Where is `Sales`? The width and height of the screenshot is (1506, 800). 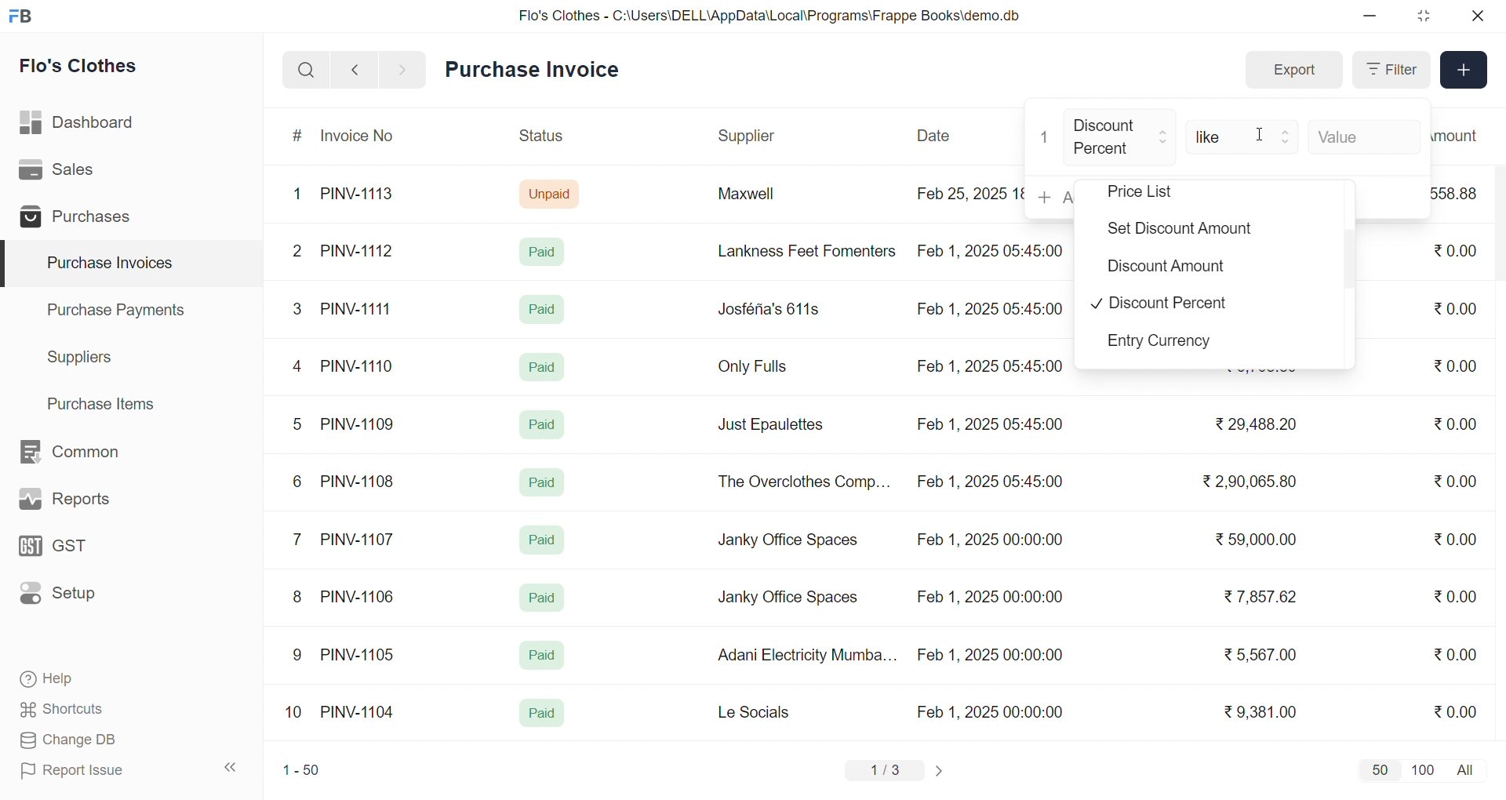 Sales is located at coordinates (81, 173).